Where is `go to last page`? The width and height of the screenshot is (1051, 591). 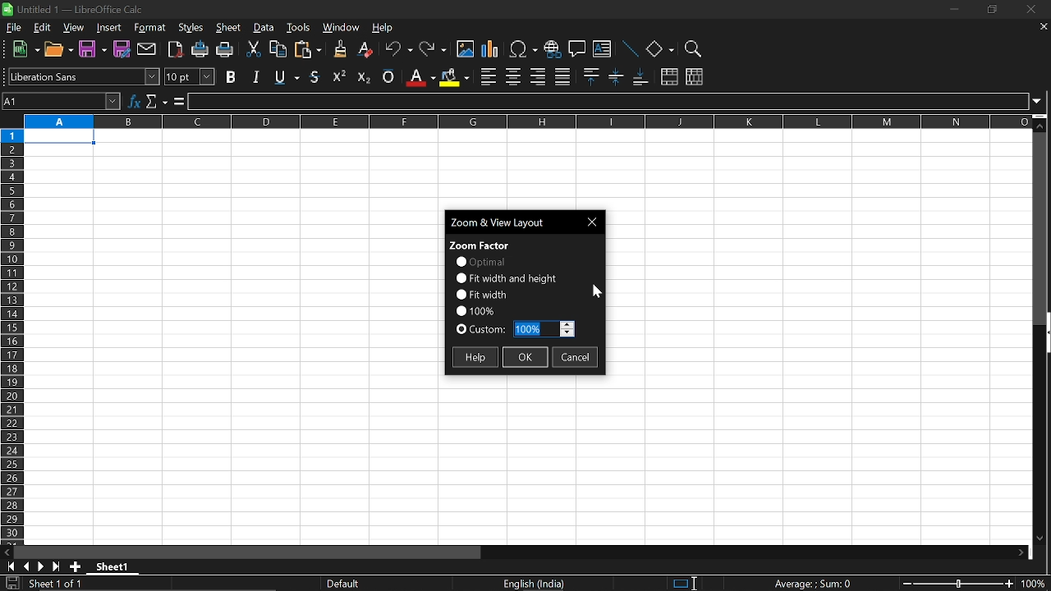 go to last page is located at coordinates (57, 567).